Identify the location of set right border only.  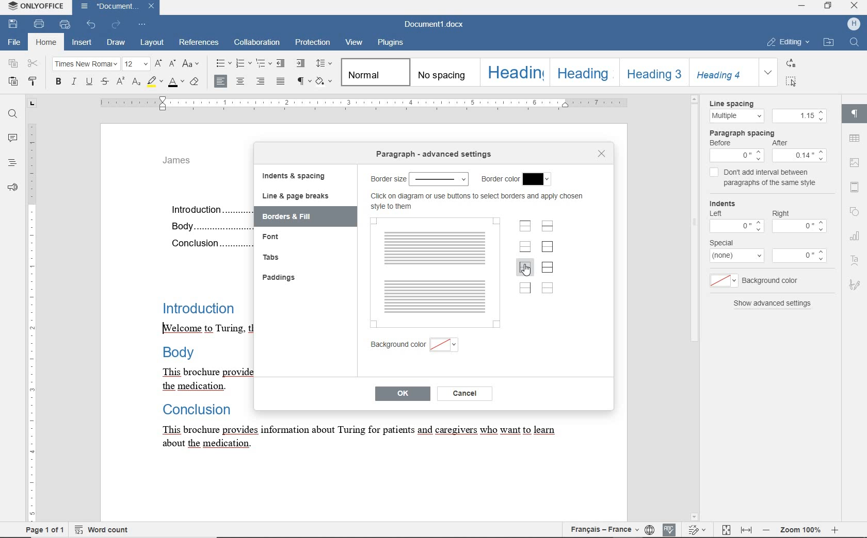
(524, 288).